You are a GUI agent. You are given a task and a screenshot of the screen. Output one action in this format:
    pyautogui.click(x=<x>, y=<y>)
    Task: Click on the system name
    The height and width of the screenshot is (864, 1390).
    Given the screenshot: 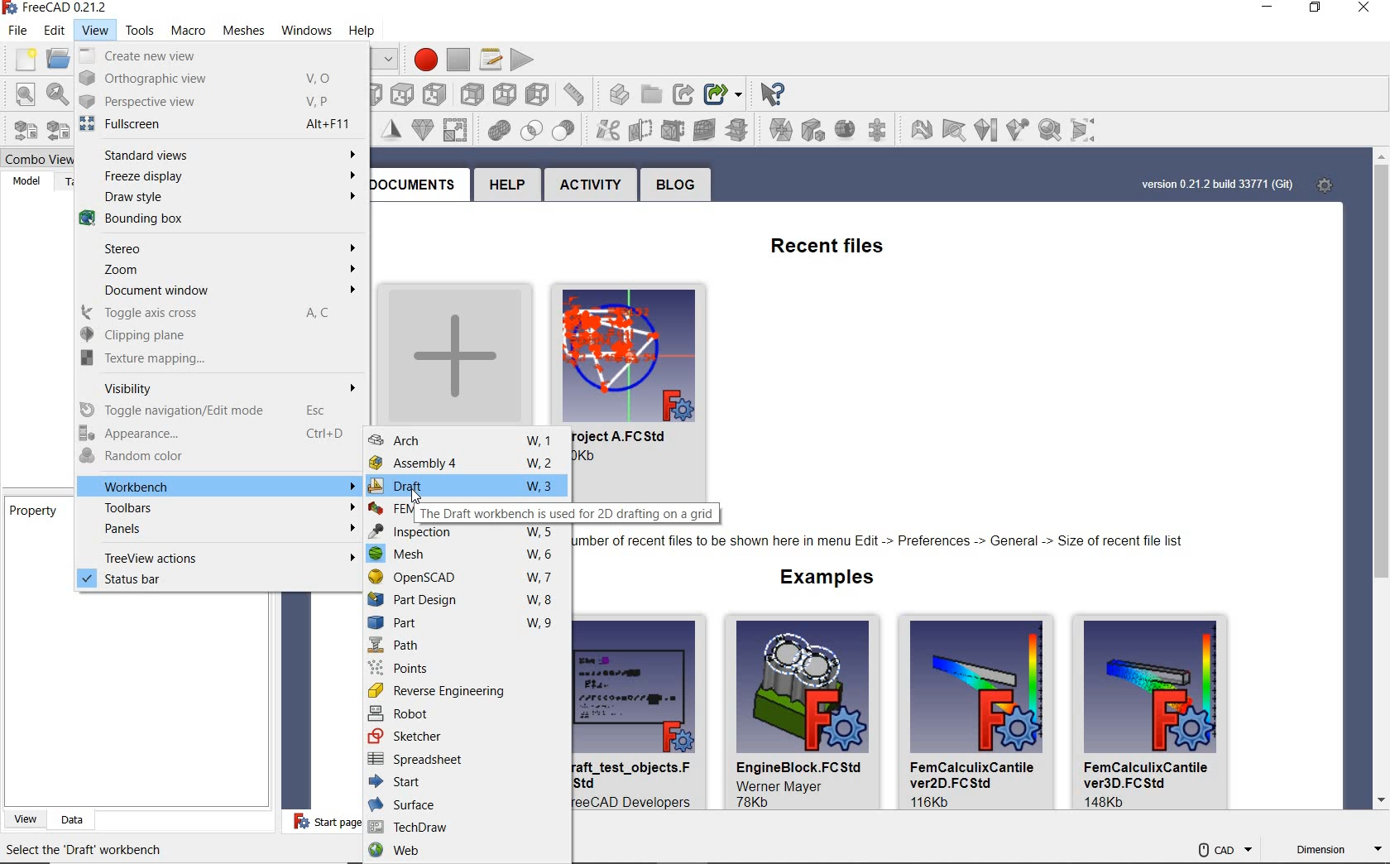 What is the action you would take?
    pyautogui.click(x=58, y=8)
    